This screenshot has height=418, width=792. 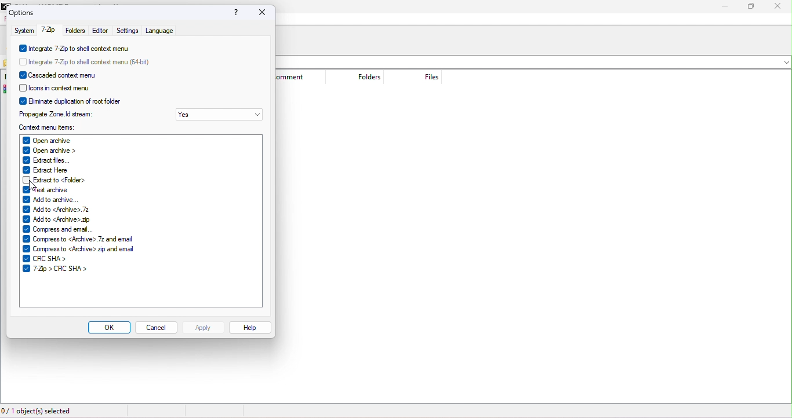 What do you see at coordinates (62, 230) in the screenshot?
I see `compress and email` at bounding box center [62, 230].